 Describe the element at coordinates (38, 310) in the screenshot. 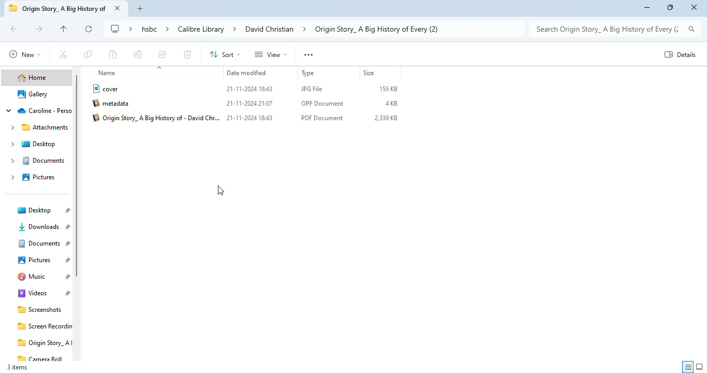

I see `screenshots` at that location.